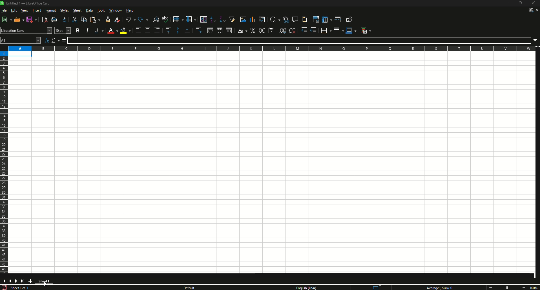 This screenshot has height=290, width=540. Describe the element at coordinates (327, 19) in the screenshot. I see `Freeze Rows and Columns` at that location.